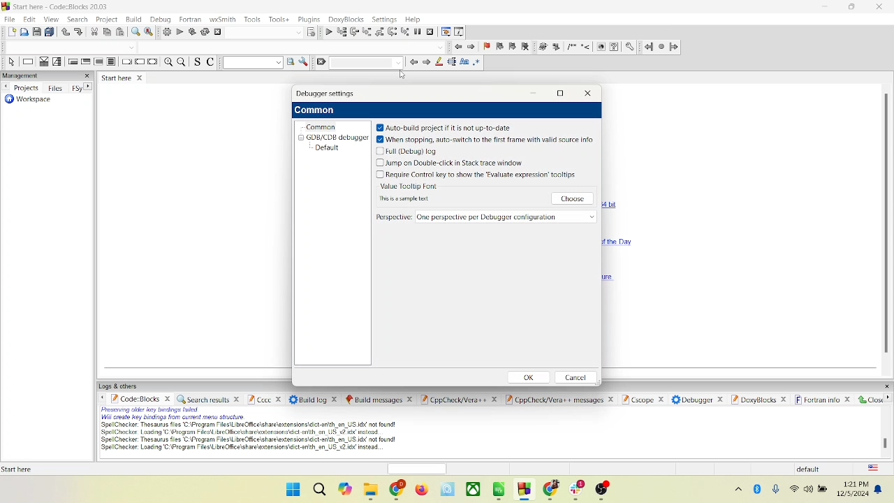 The image size is (894, 503). I want to click on build, so click(133, 20).